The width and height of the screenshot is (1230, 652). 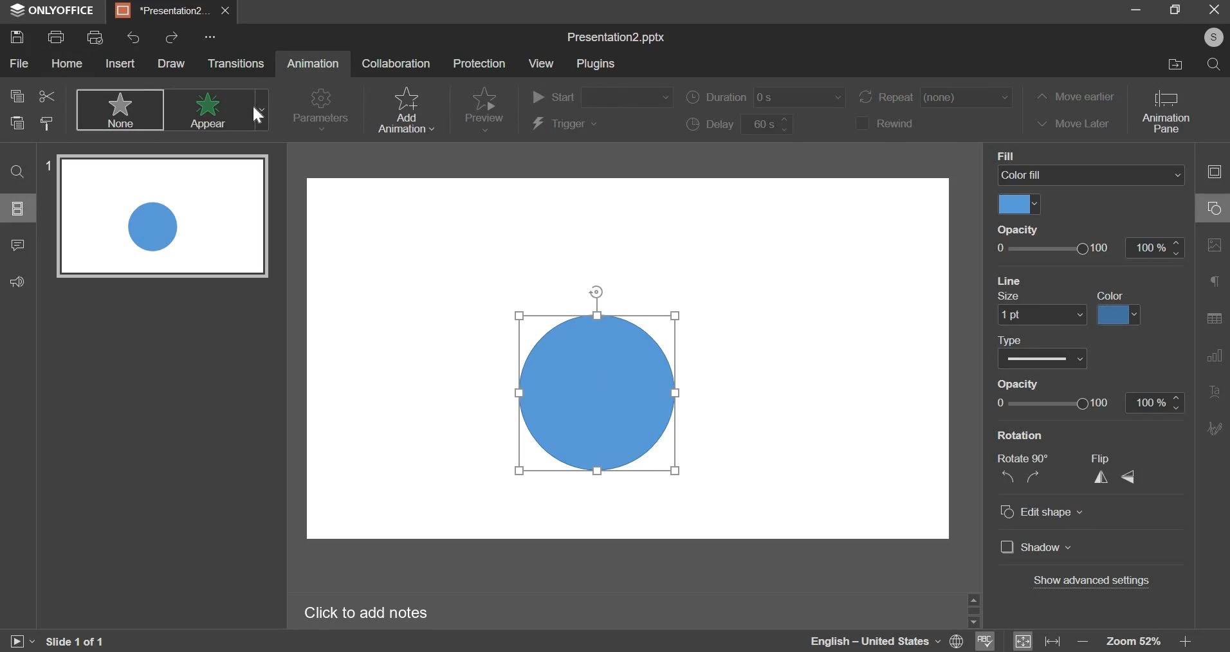 I want to click on shadow, so click(x=1038, y=548).